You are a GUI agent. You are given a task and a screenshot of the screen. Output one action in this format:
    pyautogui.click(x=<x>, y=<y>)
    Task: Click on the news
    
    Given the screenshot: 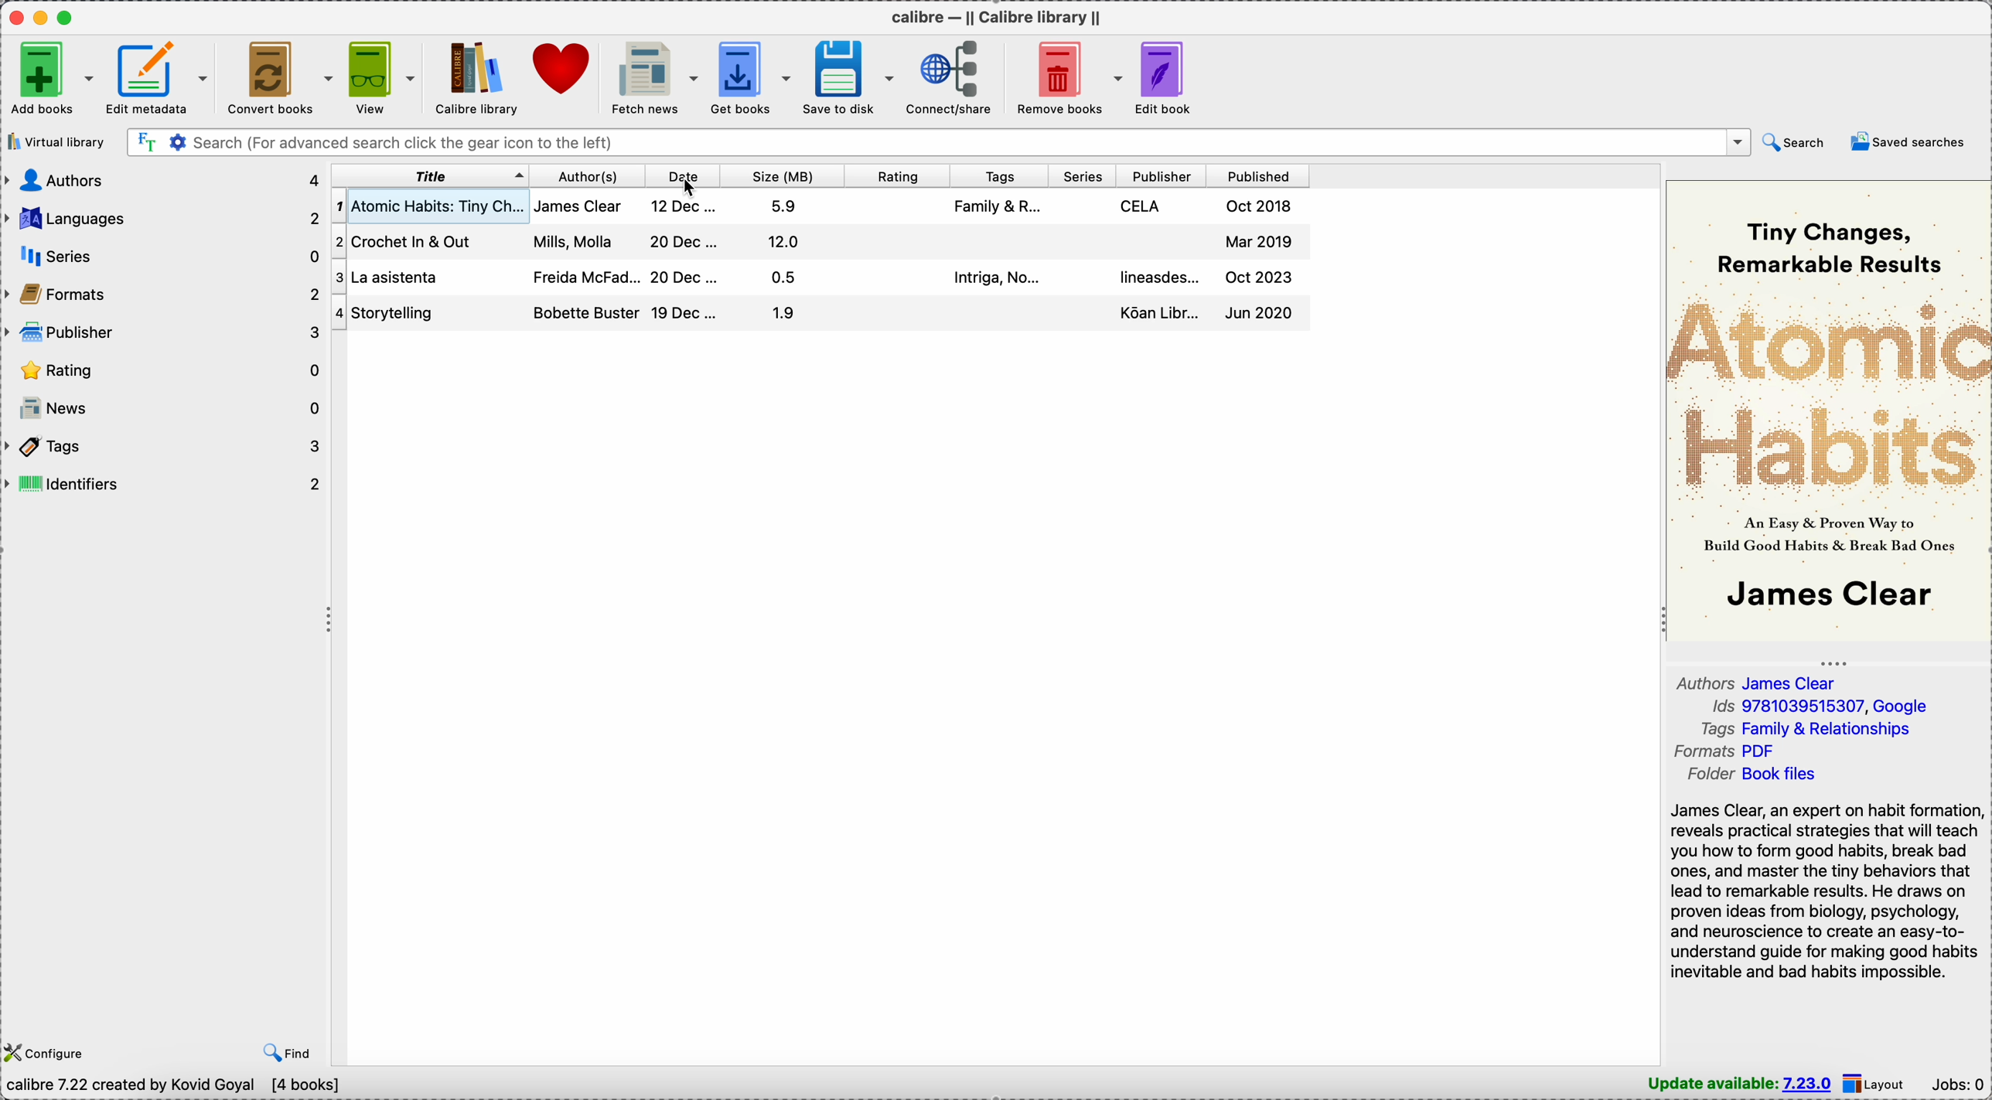 What is the action you would take?
    pyautogui.click(x=165, y=410)
    